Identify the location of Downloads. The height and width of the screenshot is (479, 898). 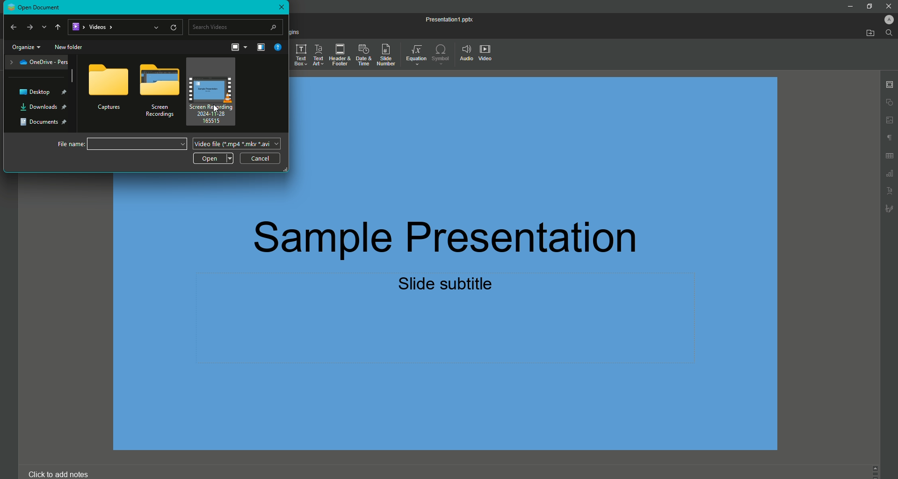
(43, 107).